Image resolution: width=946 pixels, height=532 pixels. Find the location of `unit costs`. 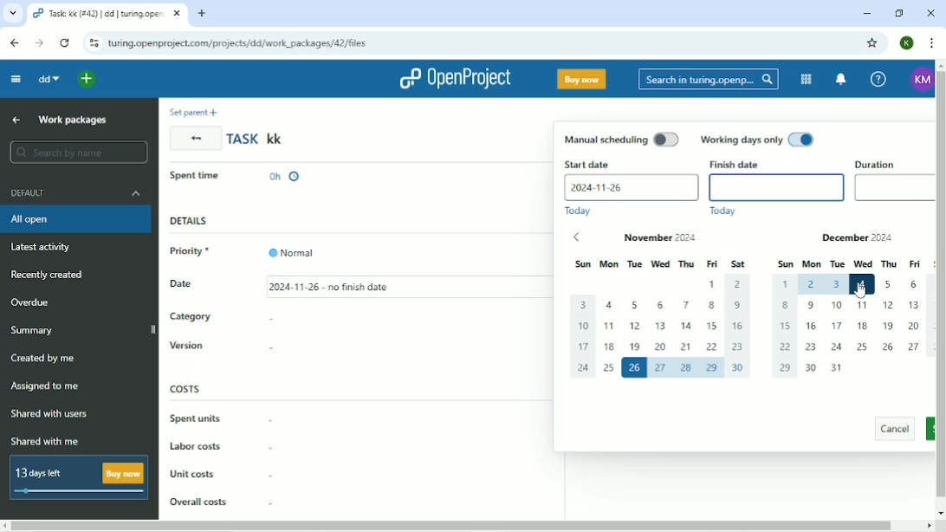

unit costs is located at coordinates (221, 474).